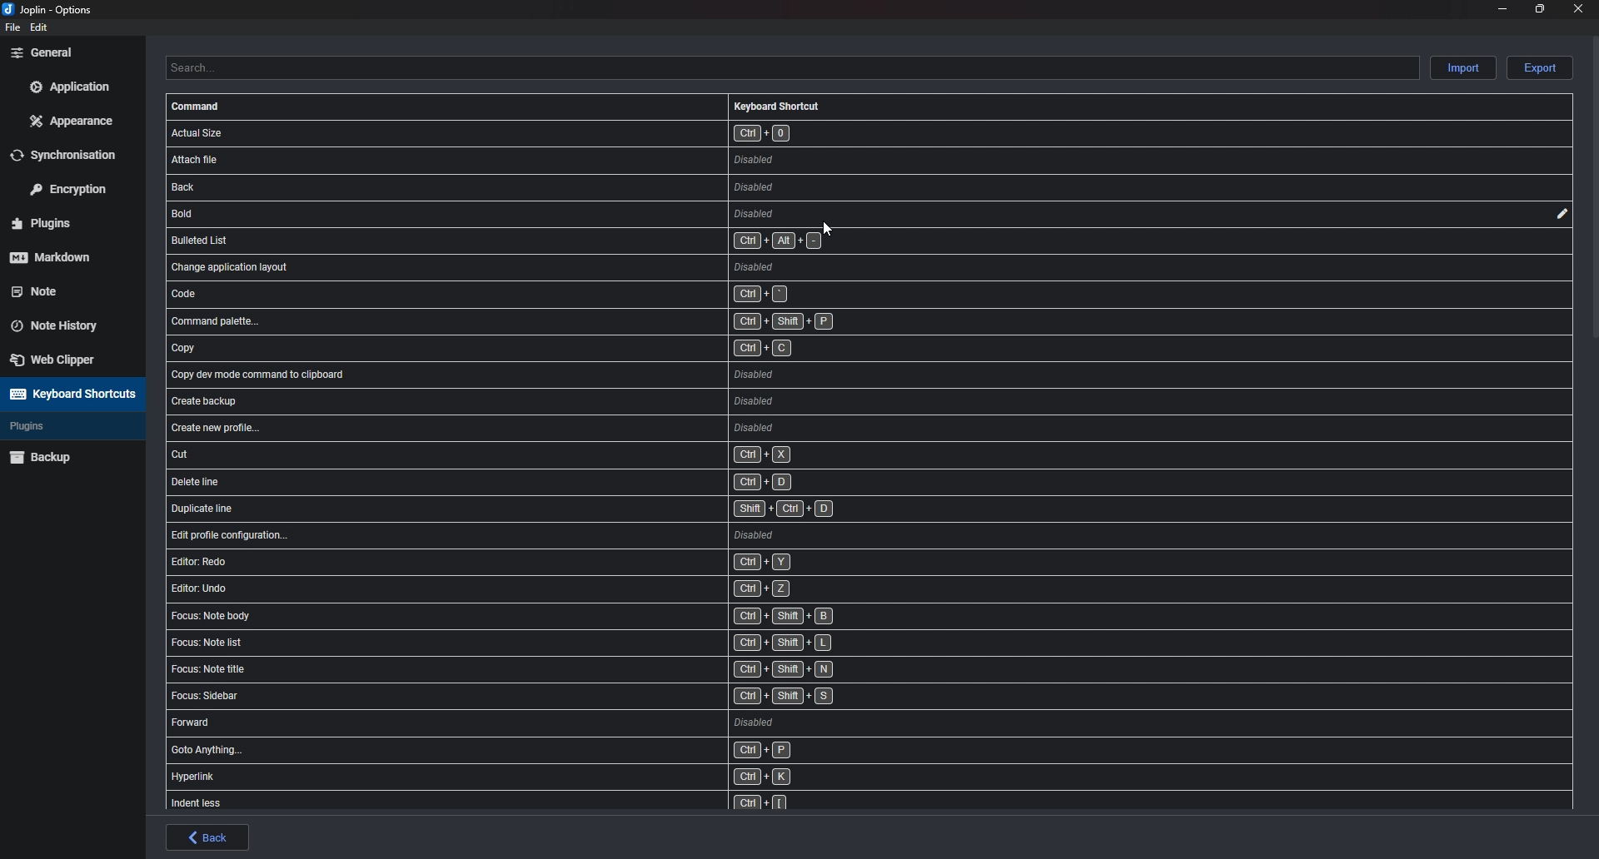  I want to click on shortcut, so click(562, 321).